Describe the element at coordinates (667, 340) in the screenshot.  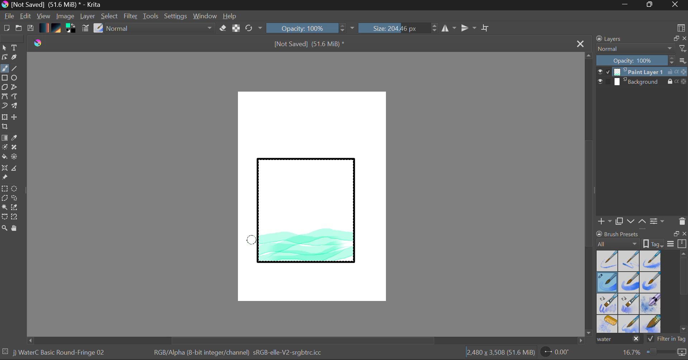
I see `Filter in Tag Option` at that location.